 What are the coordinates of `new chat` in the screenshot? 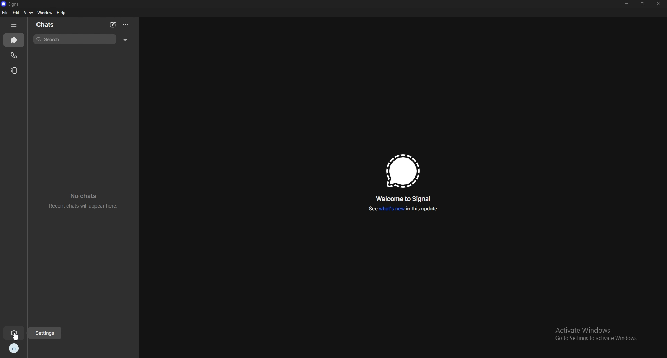 It's located at (113, 25).